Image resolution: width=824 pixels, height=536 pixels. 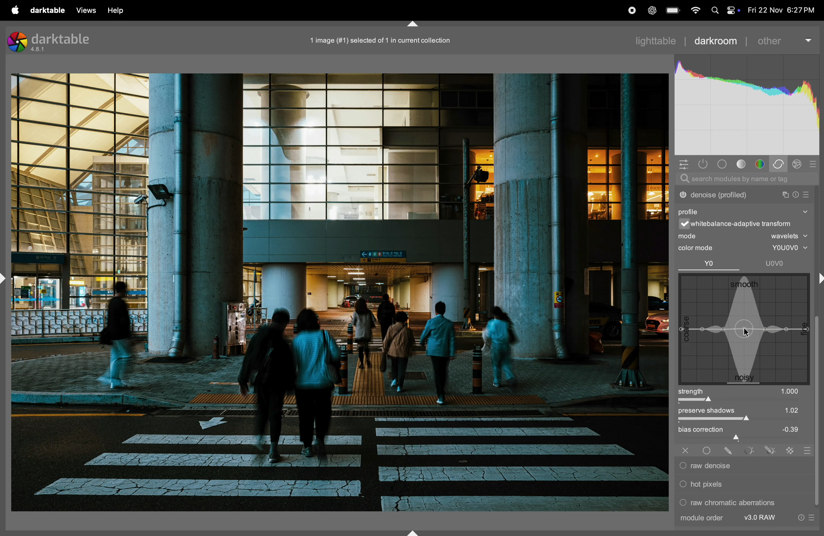 I want to click on apple menu, so click(x=15, y=10).